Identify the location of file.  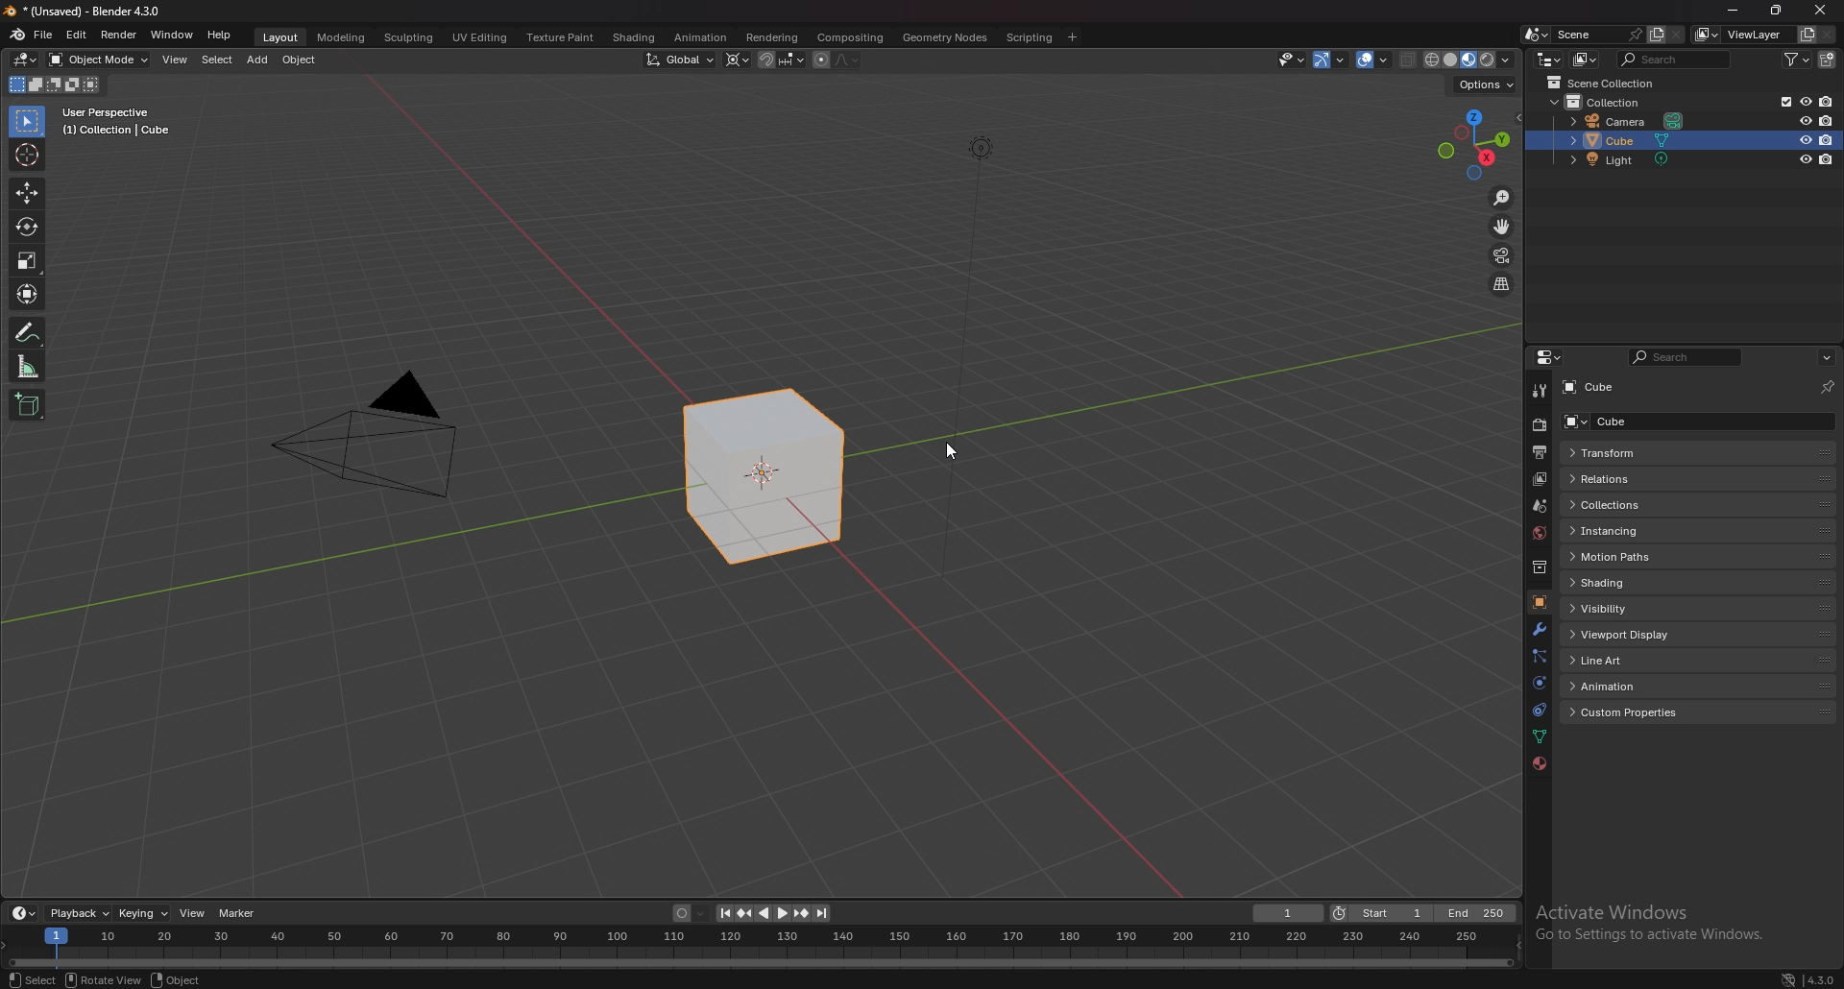
(45, 35).